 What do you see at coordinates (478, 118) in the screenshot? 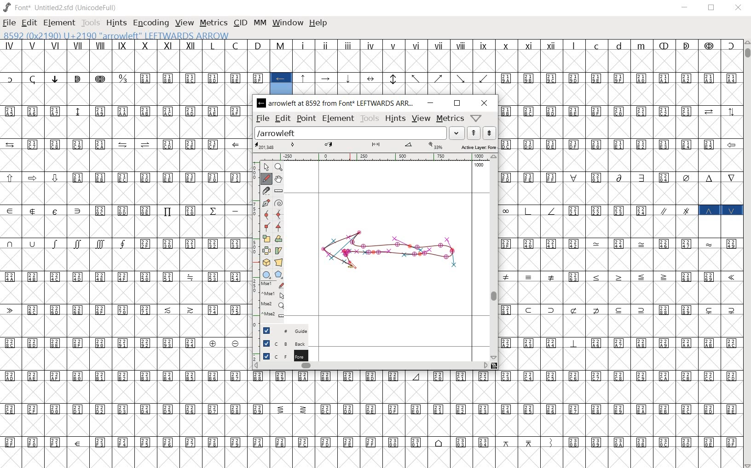
I see `Help/Window` at bounding box center [478, 118].